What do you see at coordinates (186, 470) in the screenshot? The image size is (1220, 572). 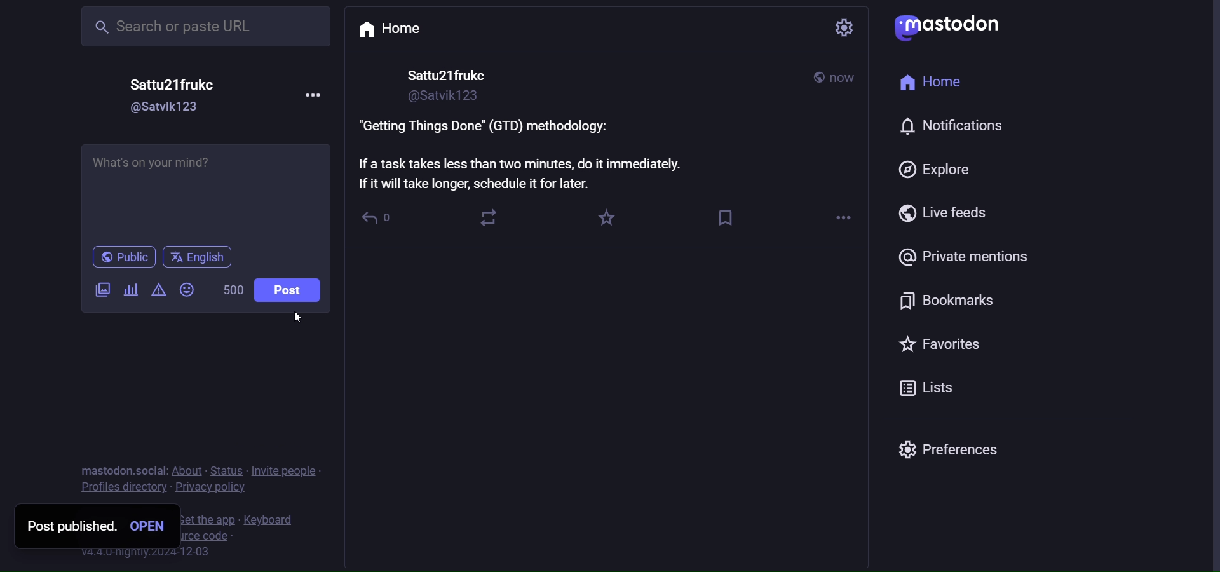 I see `about` at bounding box center [186, 470].